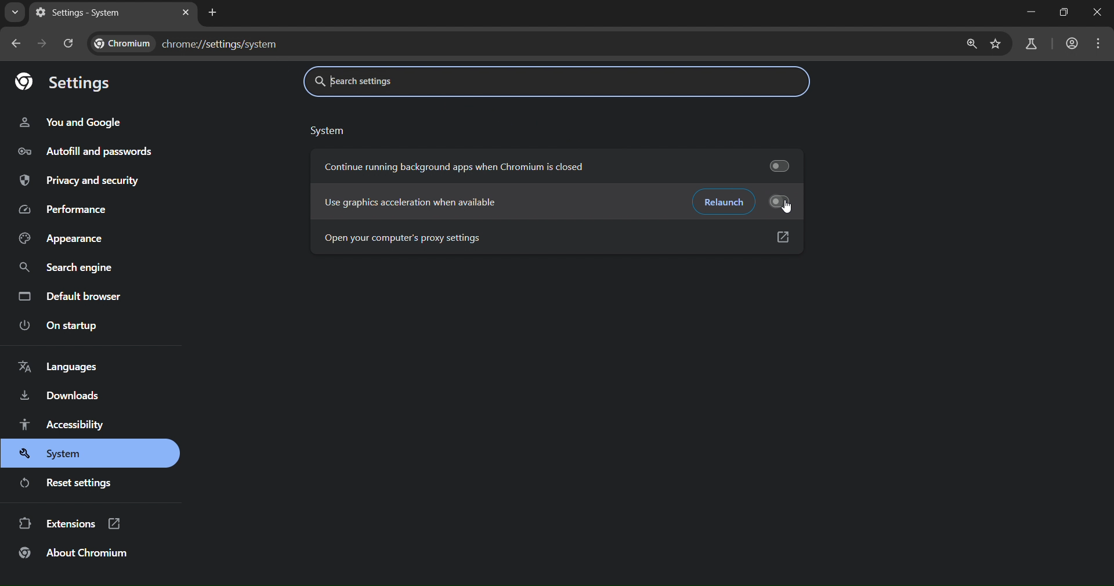 Image resolution: width=1114 pixels, height=586 pixels. I want to click on privacy and security, so click(84, 177).